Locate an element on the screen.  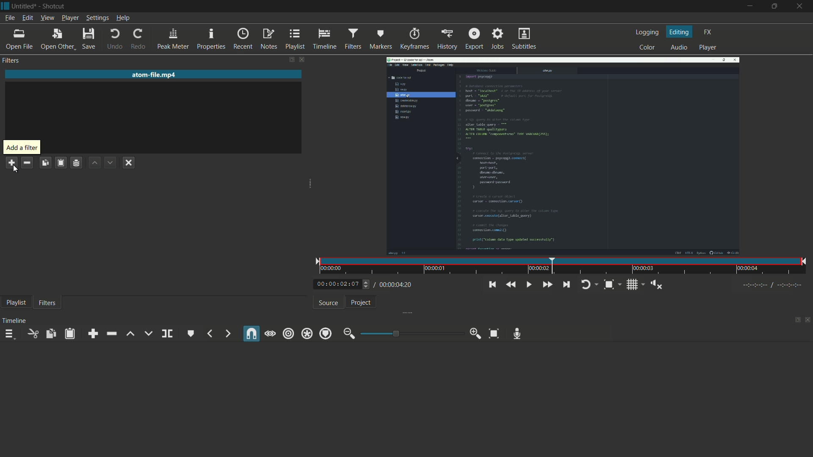
jobs is located at coordinates (498, 39).